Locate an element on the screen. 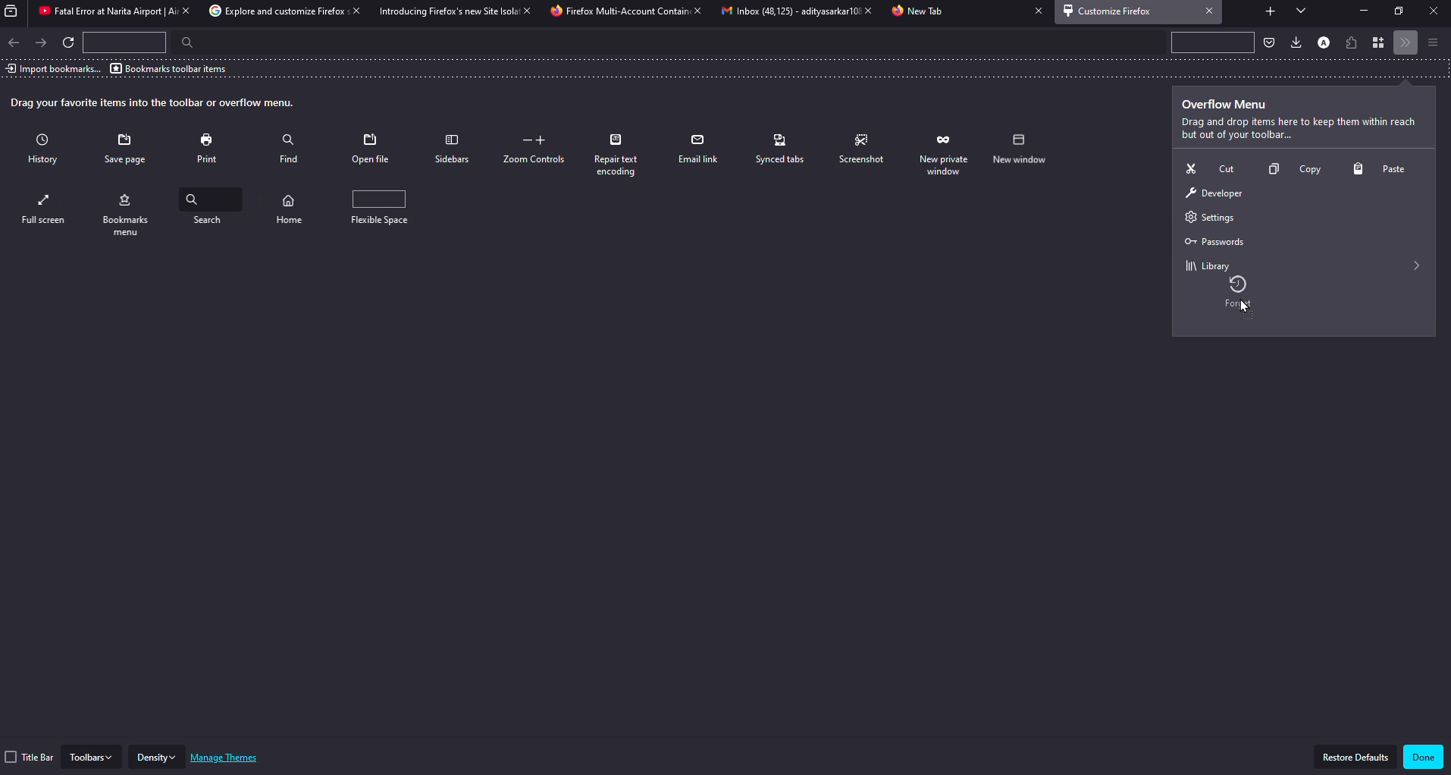  tab is located at coordinates (618, 12).